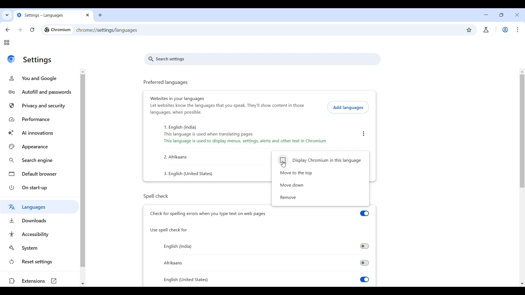 Image resolution: width=525 pixels, height=295 pixels. What do you see at coordinates (263, 60) in the screenshot?
I see `search settings` at bounding box center [263, 60].